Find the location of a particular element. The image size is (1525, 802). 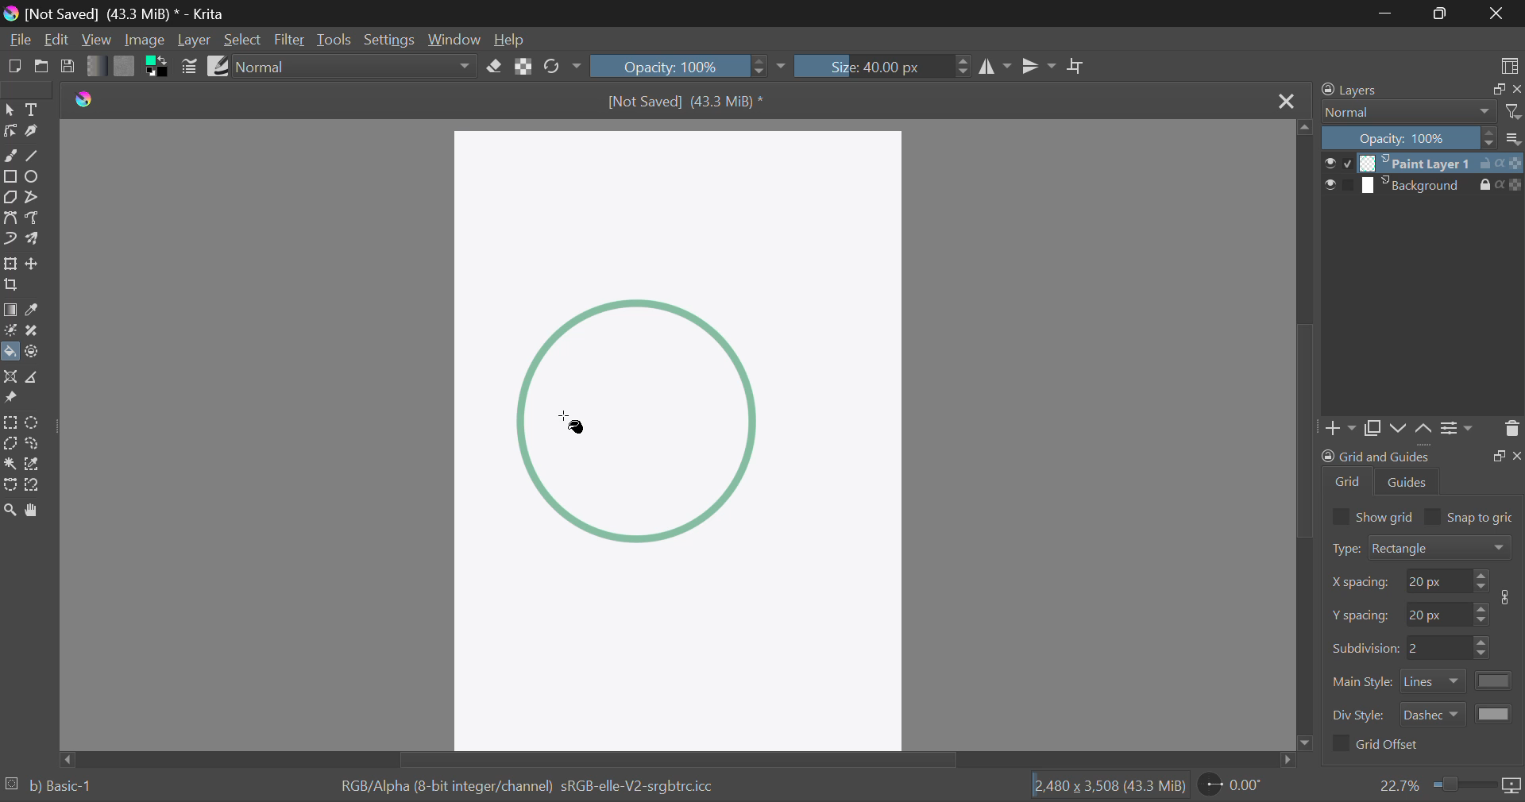

Pan is located at coordinates (33, 511).